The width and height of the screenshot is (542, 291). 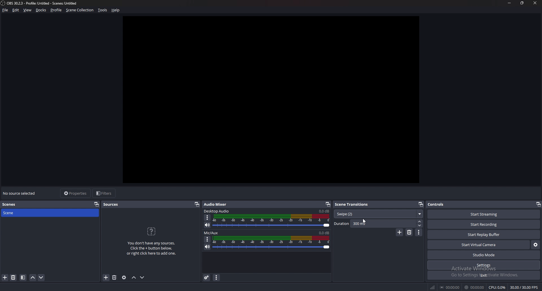 What do you see at coordinates (378, 214) in the screenshot?
I see `swipe` at bounding box center [378, 214].